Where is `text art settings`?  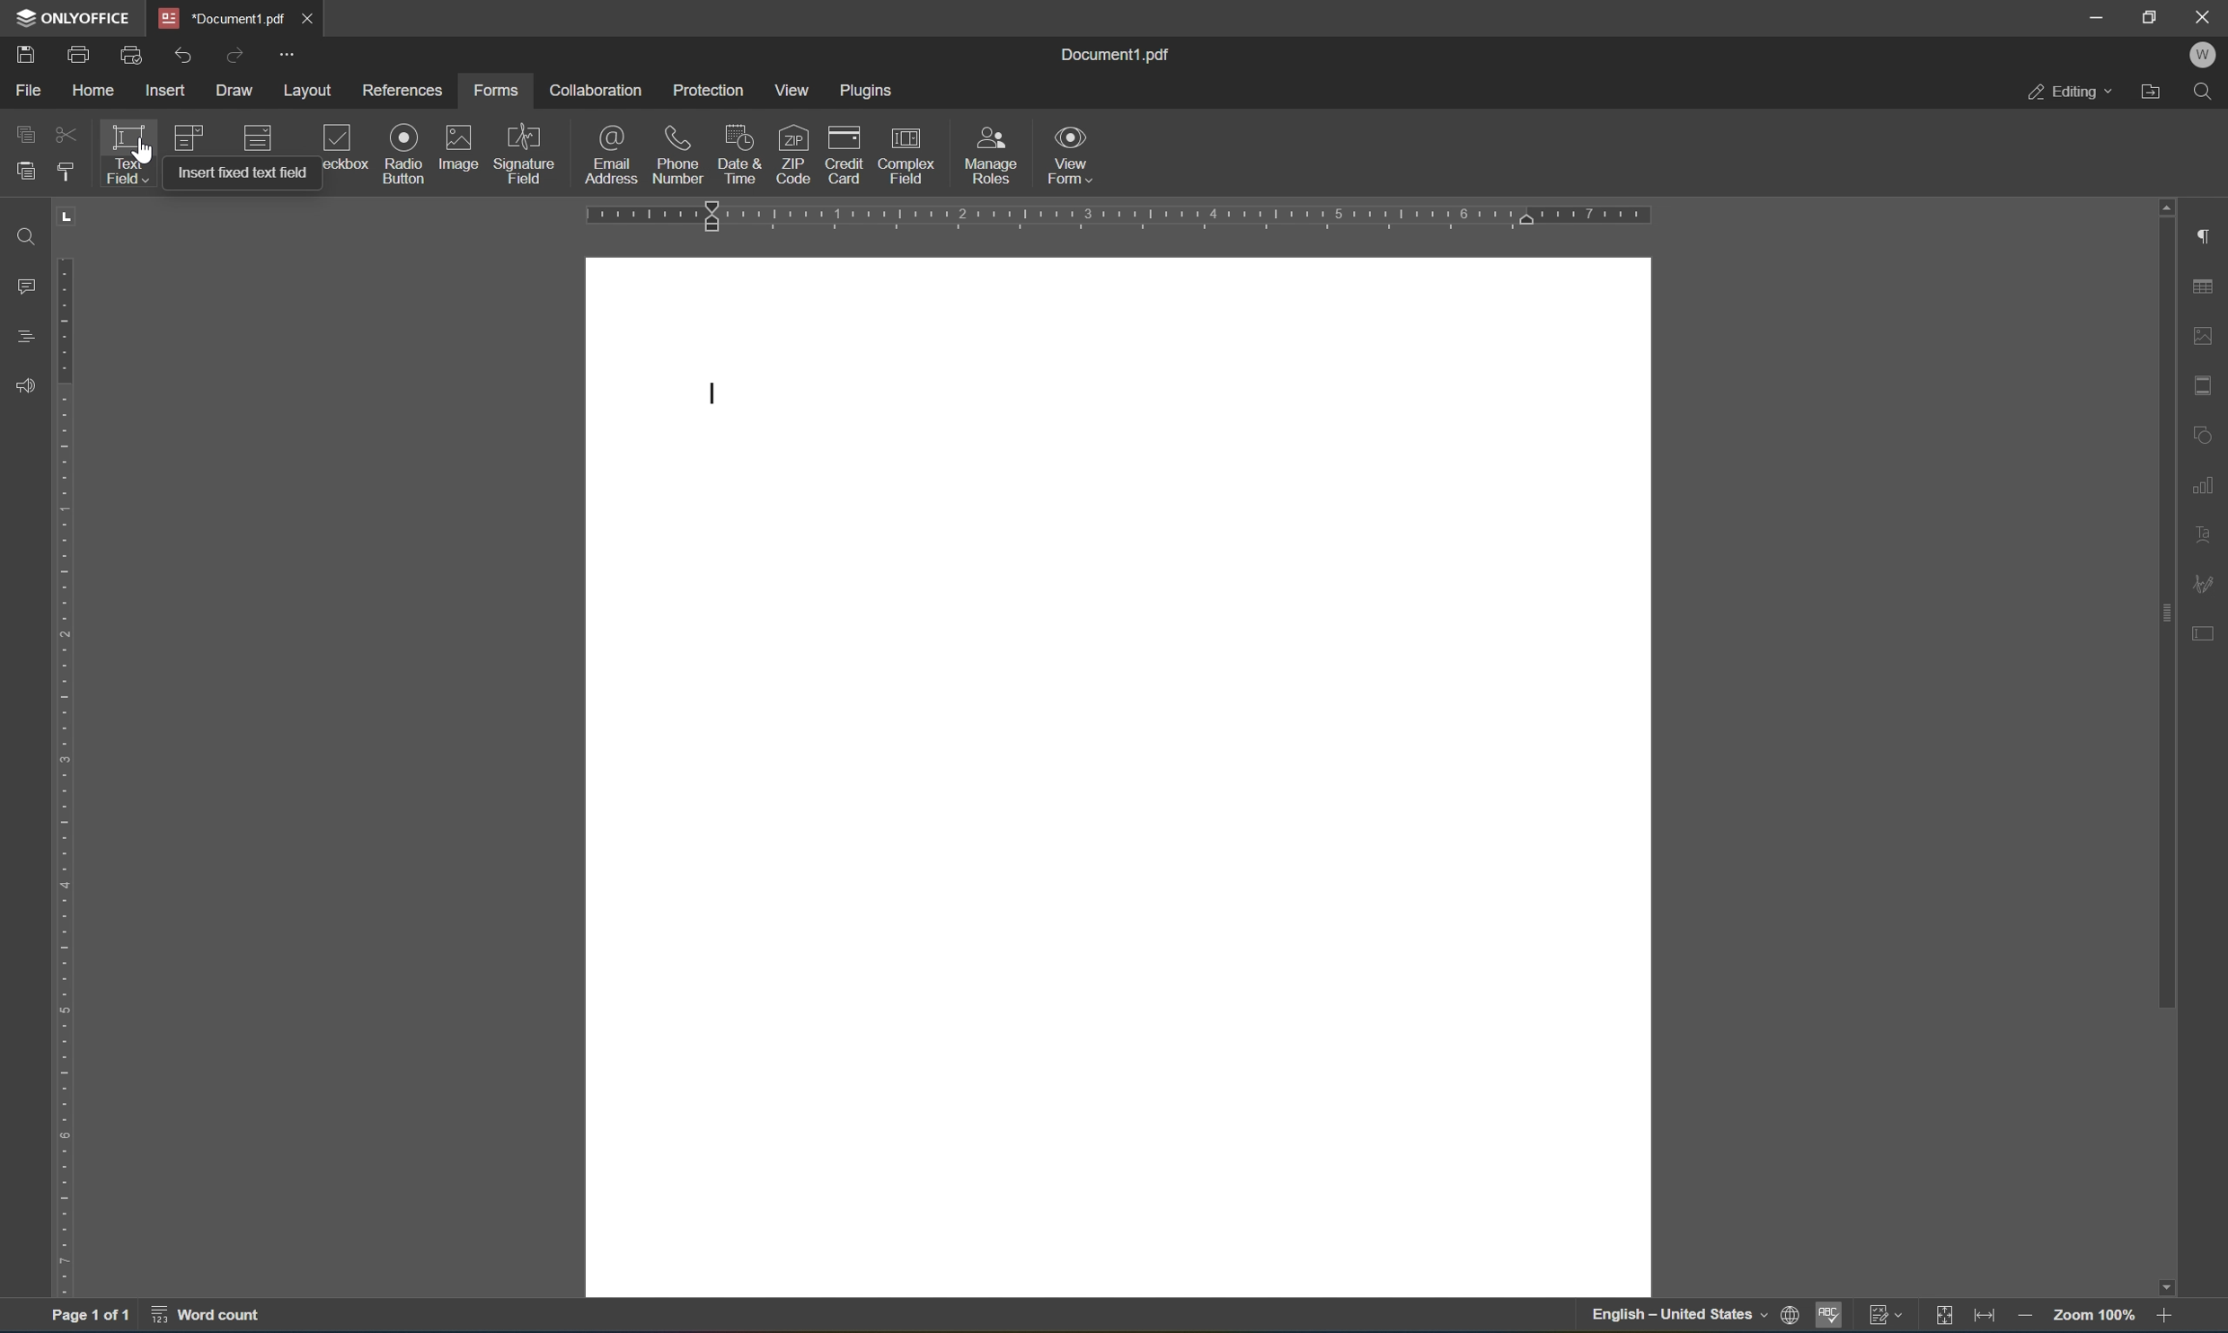
text art settings is located at coordinates (2203, 539).